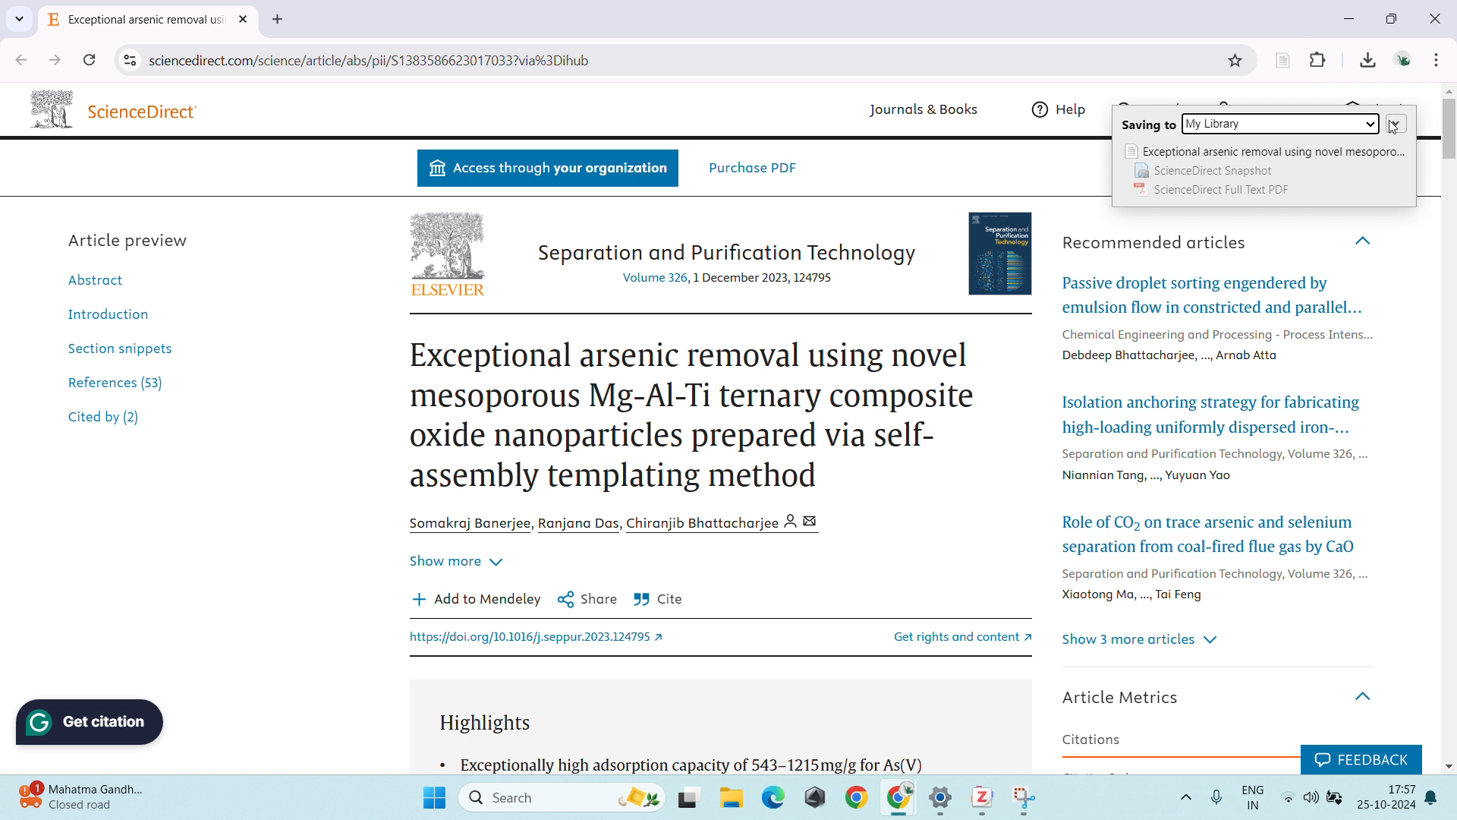 Image resolution: width=1457 pixels, height=820 pixels. What do you see at coordinates (1210, 531) in the screenshot?
I see `Role of CO2 on trace arsenic and selenium separation from coal-fired flue gas by CaO` at bounding box center [1210, 531].